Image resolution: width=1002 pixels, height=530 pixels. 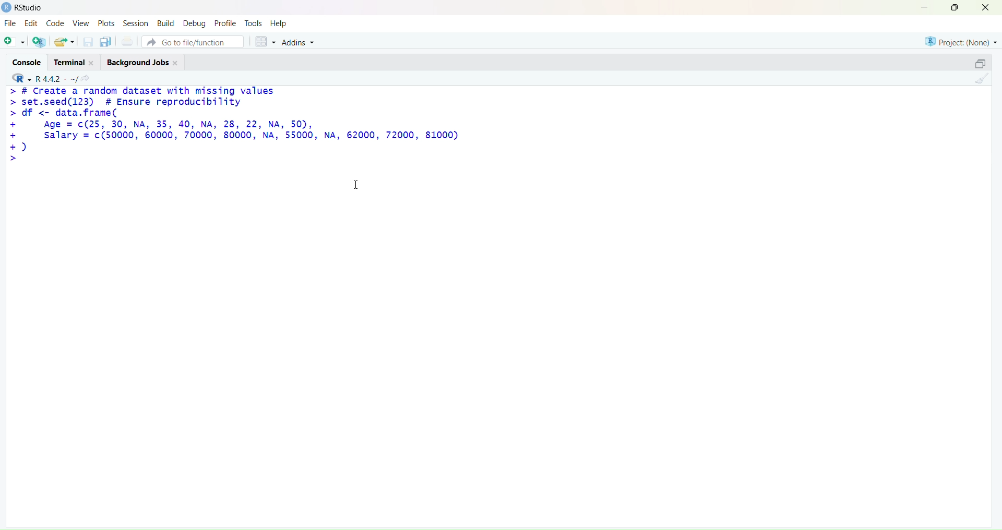 What do you see at coordinates (960, 41) in the screenshot?
I see `project(None)` at bounding box center [960, 41].